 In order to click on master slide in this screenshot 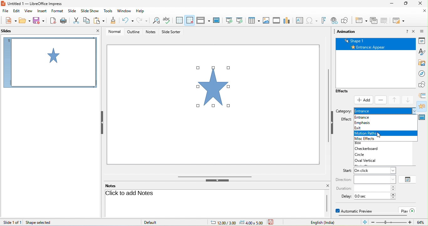, I will do `click(423, 116)`.